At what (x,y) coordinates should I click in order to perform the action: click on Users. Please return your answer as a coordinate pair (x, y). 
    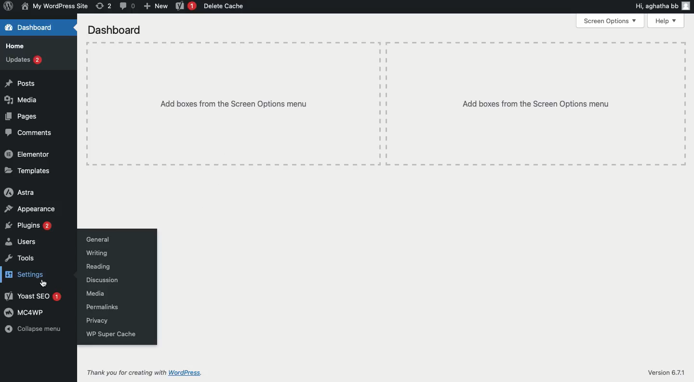
    Looking at the image, I should click on (23, 242).